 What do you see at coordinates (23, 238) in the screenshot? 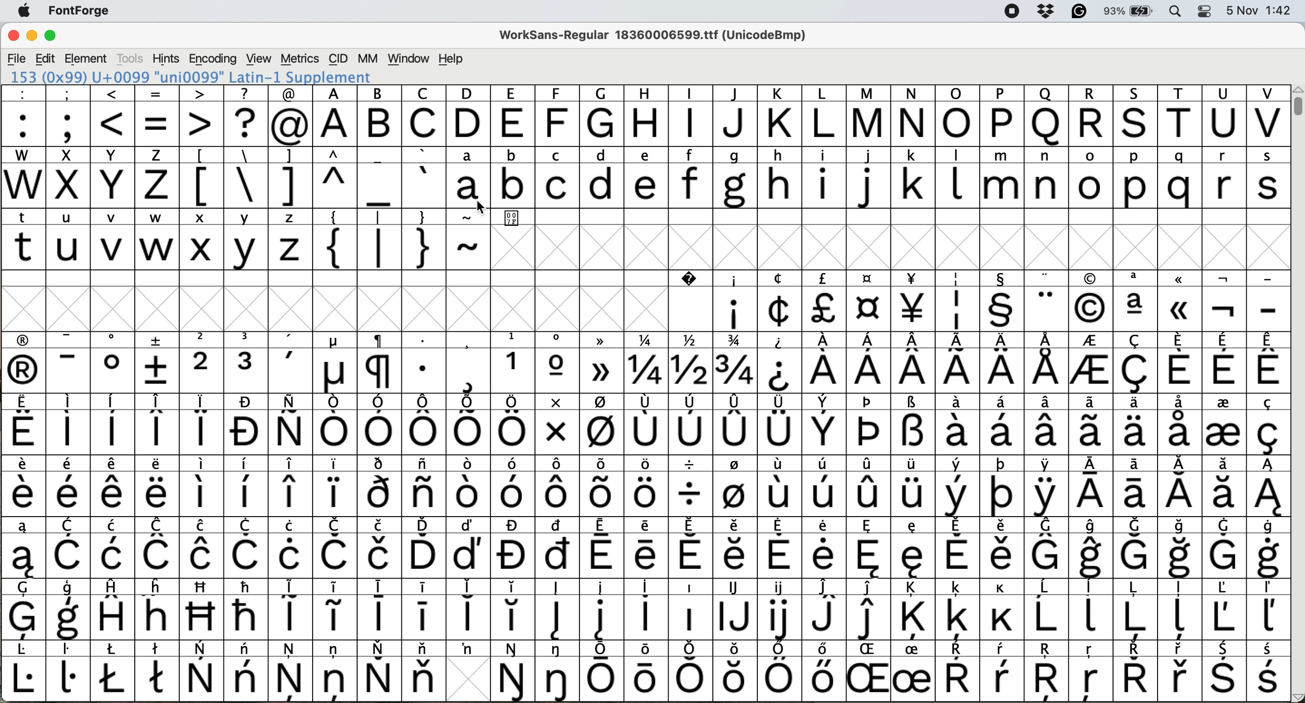
I see `t` at bounding box center [23, 238].